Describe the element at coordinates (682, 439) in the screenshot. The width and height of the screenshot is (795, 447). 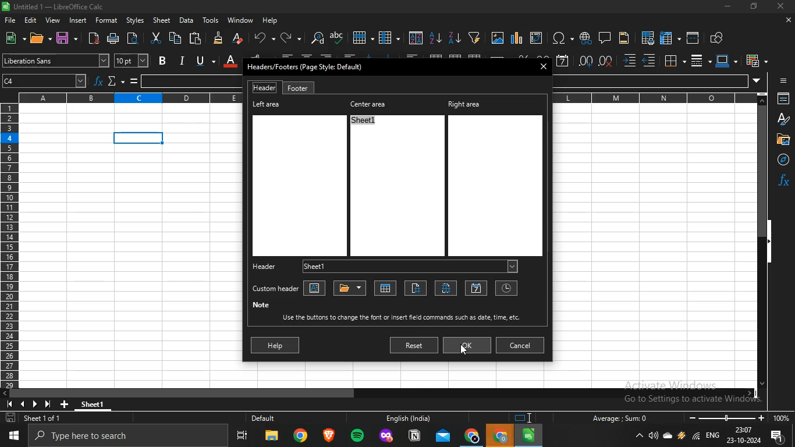
I see `winamp agent` at that location.